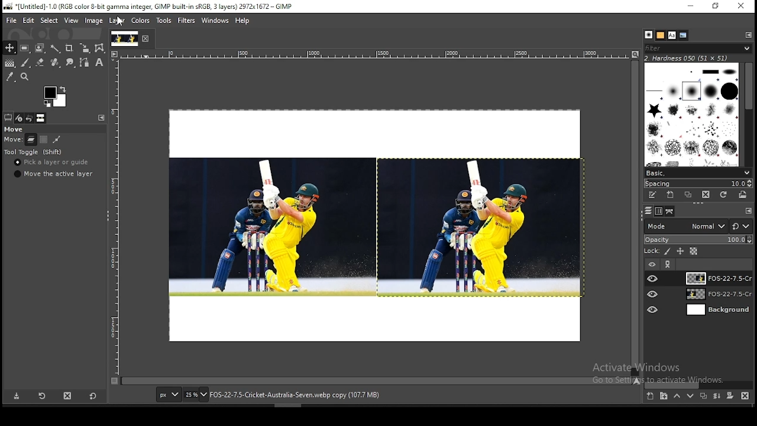 The image size is (757, 426). What do you see at coordinates (669, 264) in the screenshot?
I see `tool` at bounding box center [669, 264].